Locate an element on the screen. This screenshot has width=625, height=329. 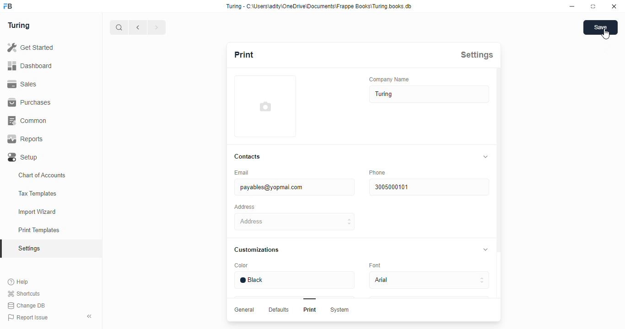
Turing is located at coordinates (427, 95).